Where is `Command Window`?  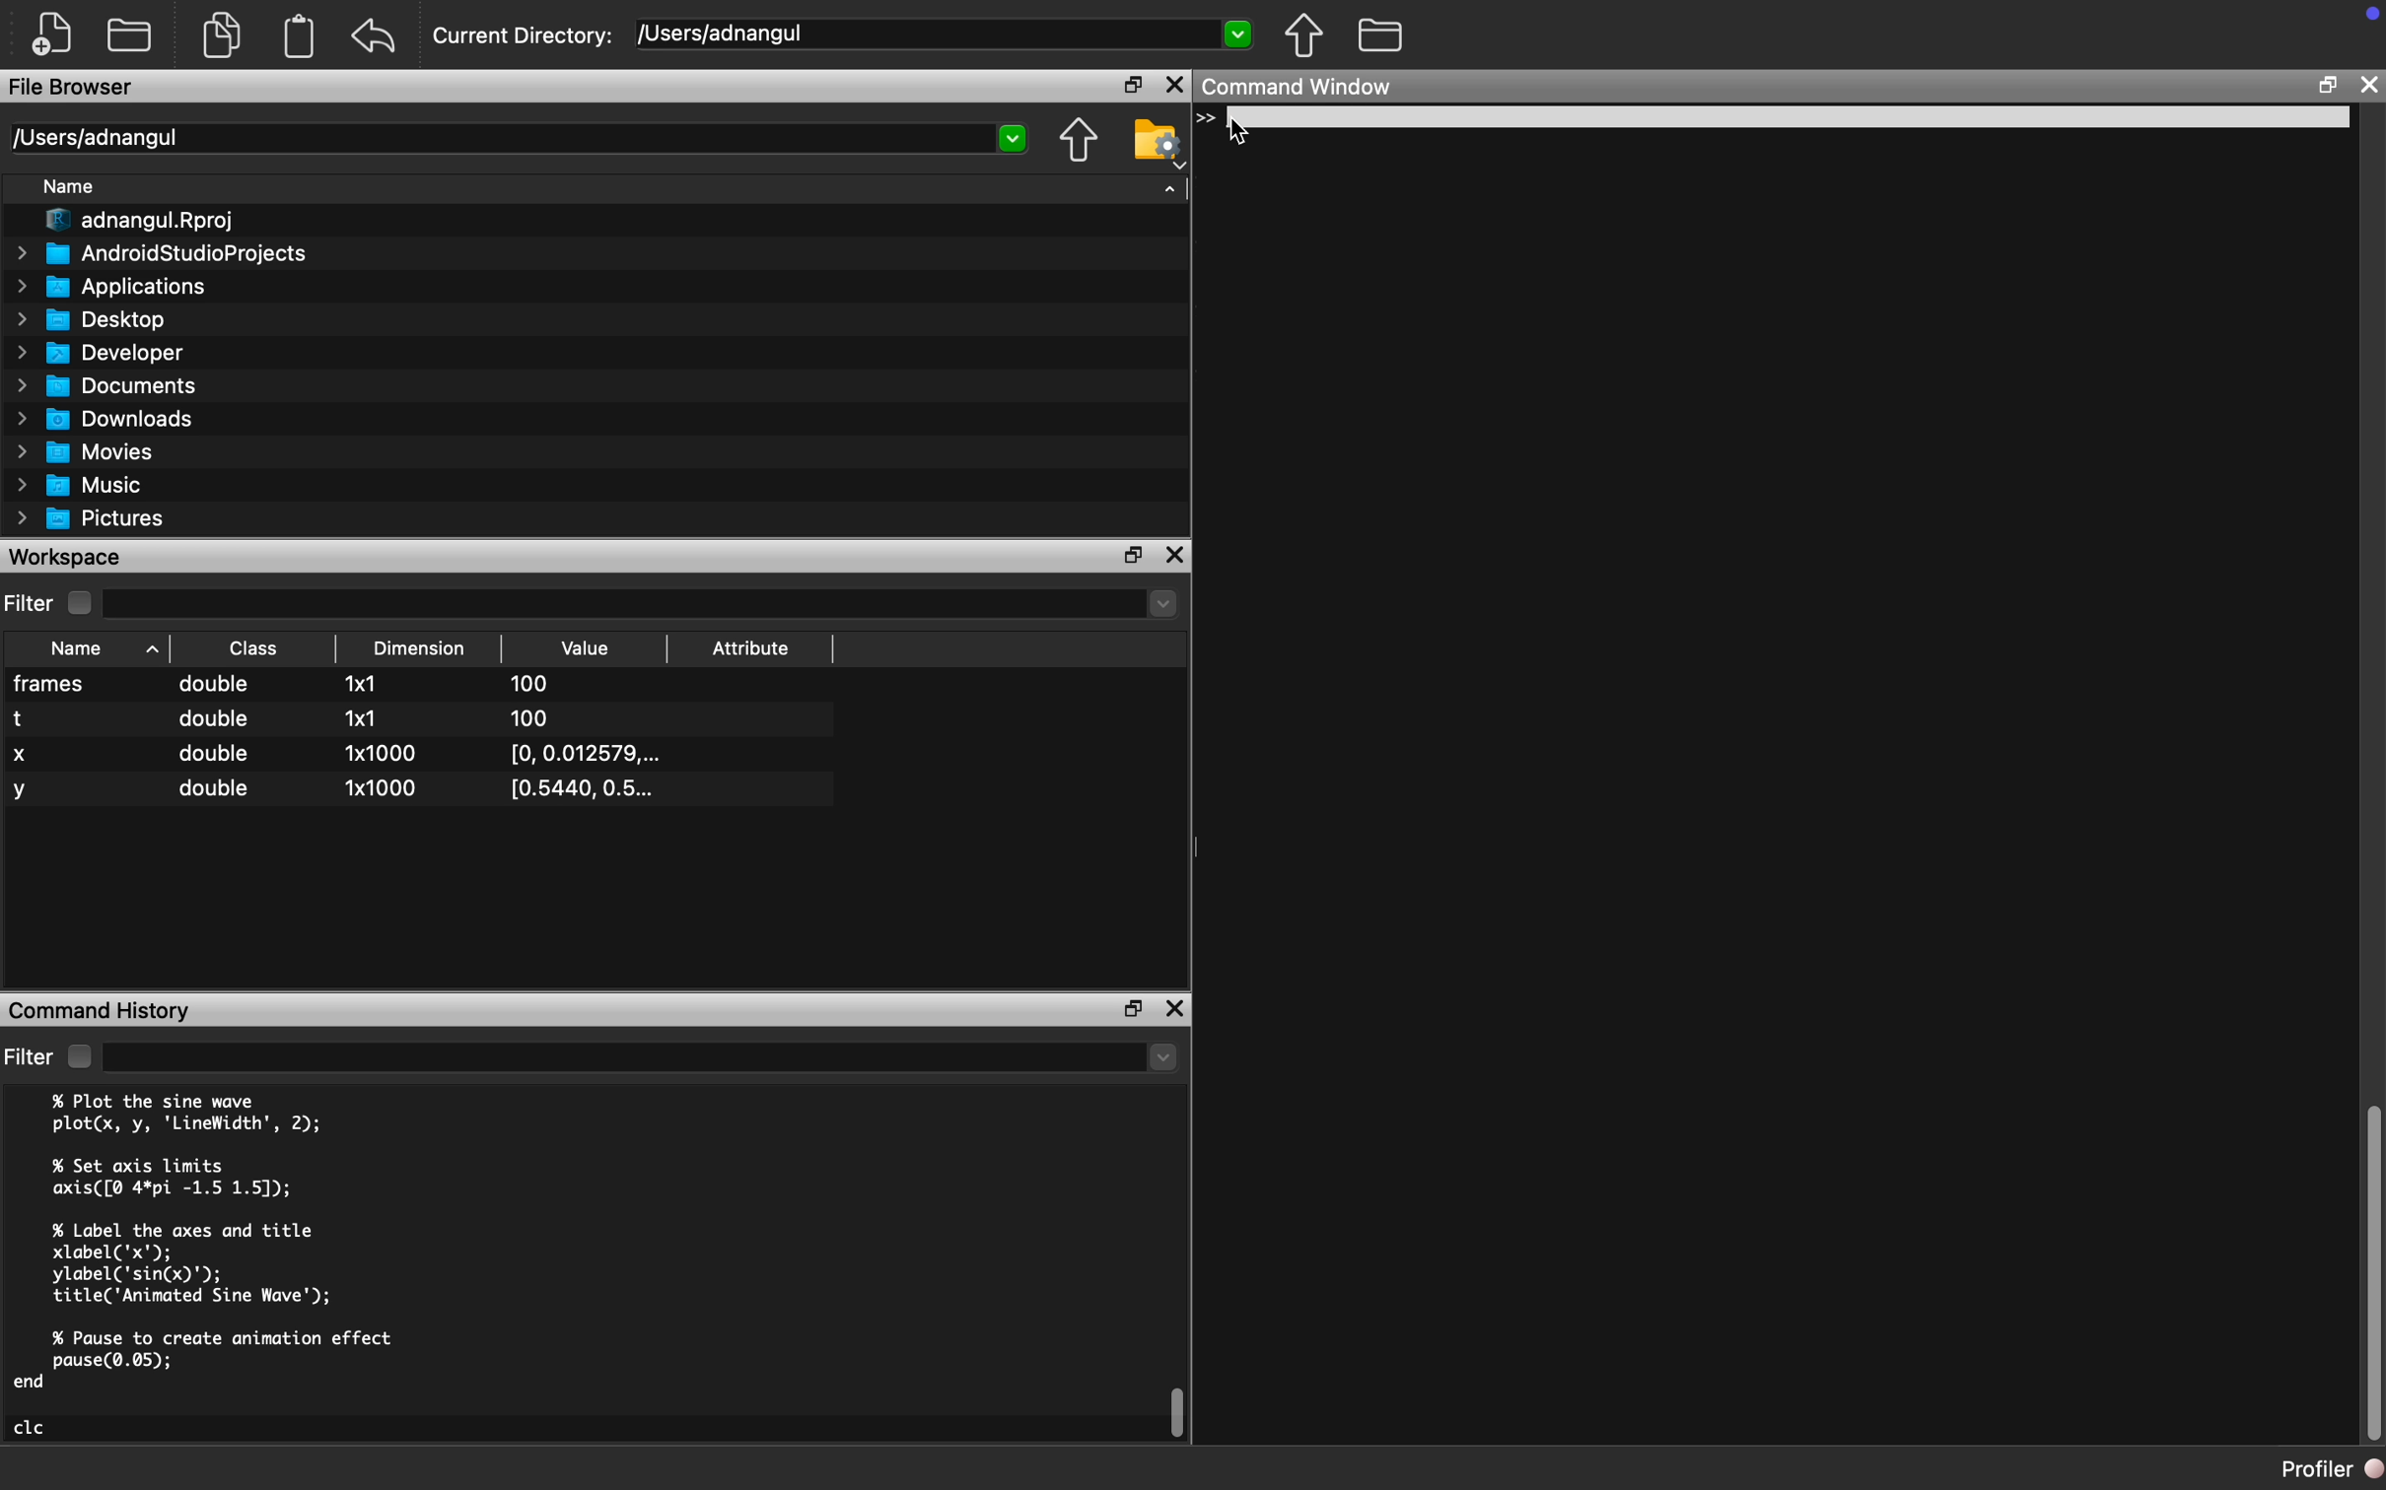 Command Window is located at coordinates (1301, 90).